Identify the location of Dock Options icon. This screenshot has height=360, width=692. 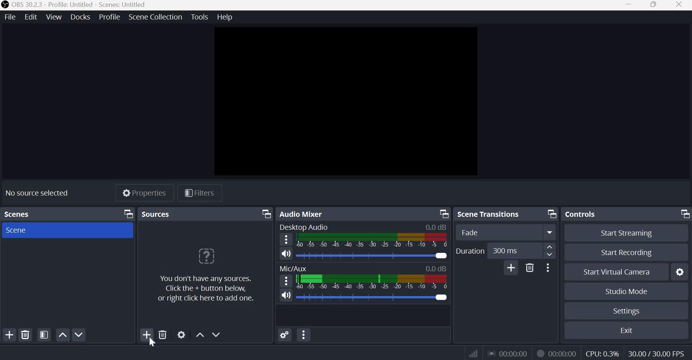
(265, 214).